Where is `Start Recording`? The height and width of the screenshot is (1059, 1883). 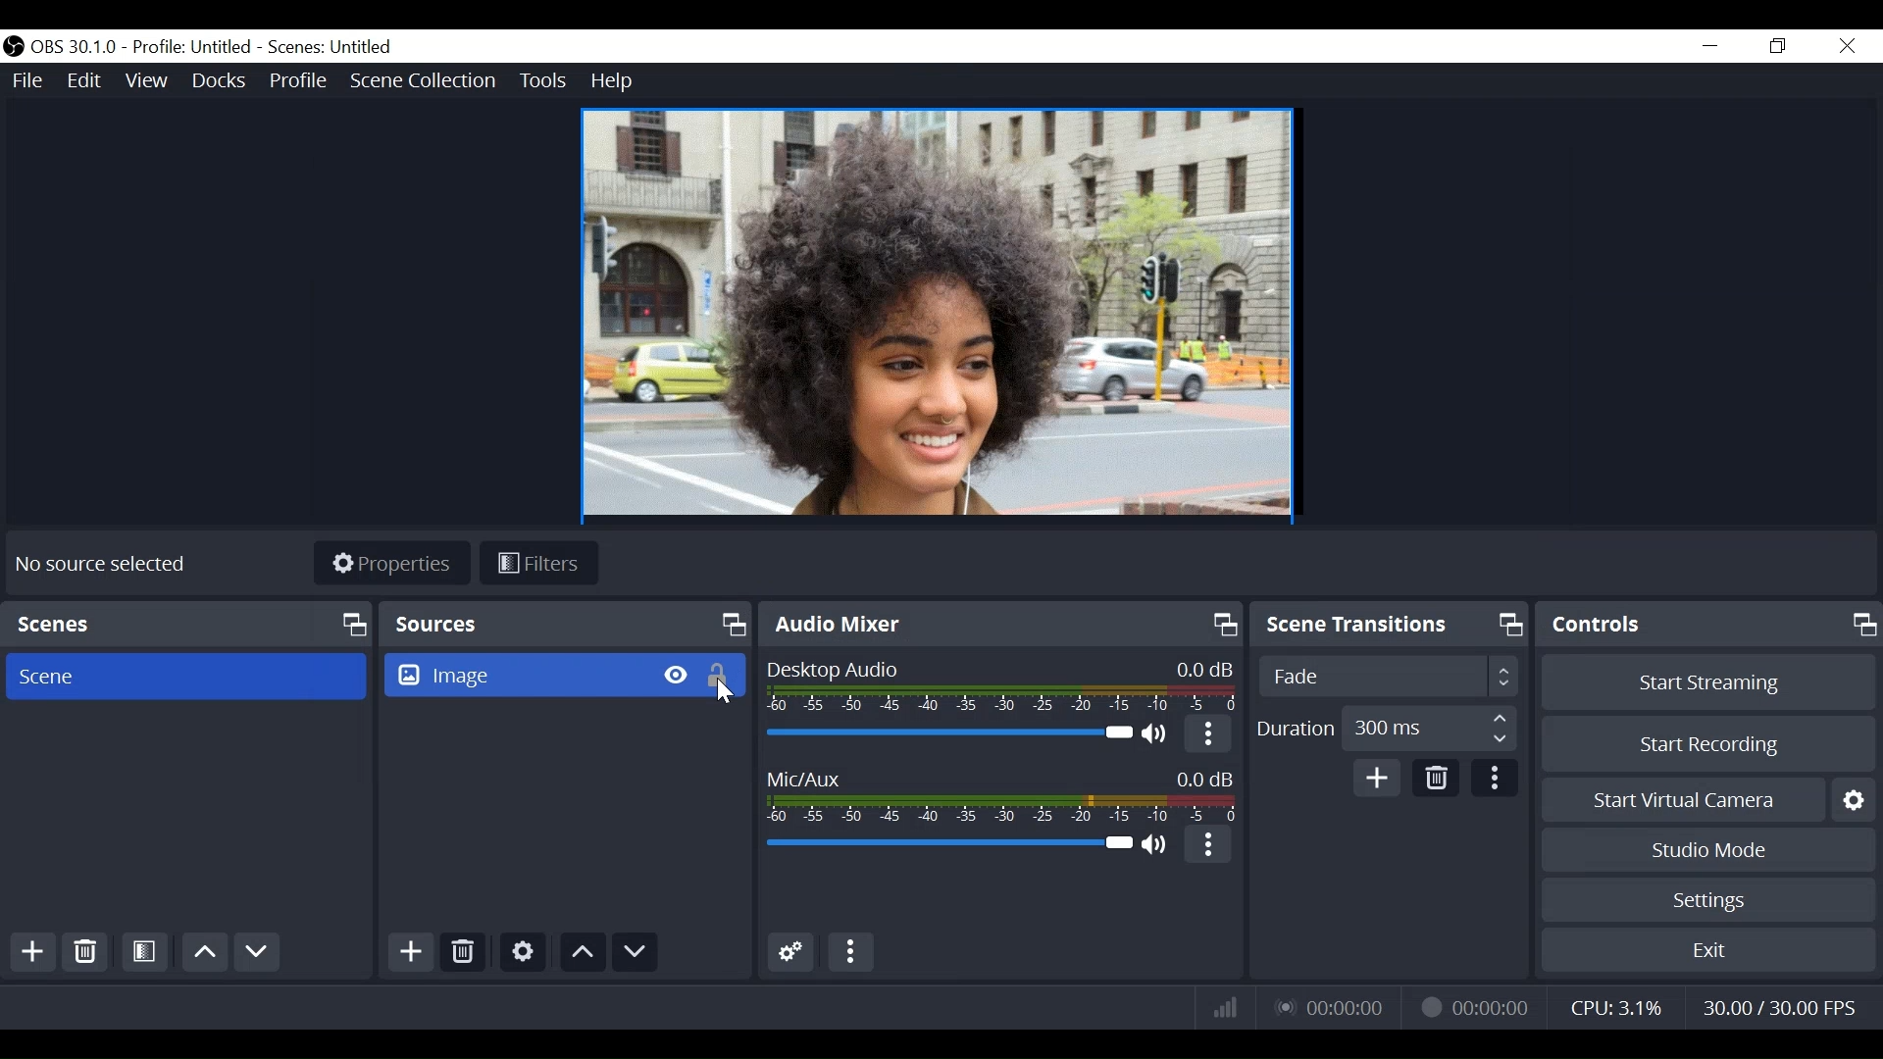
Start Recording is located at coordinates (1708, 745).